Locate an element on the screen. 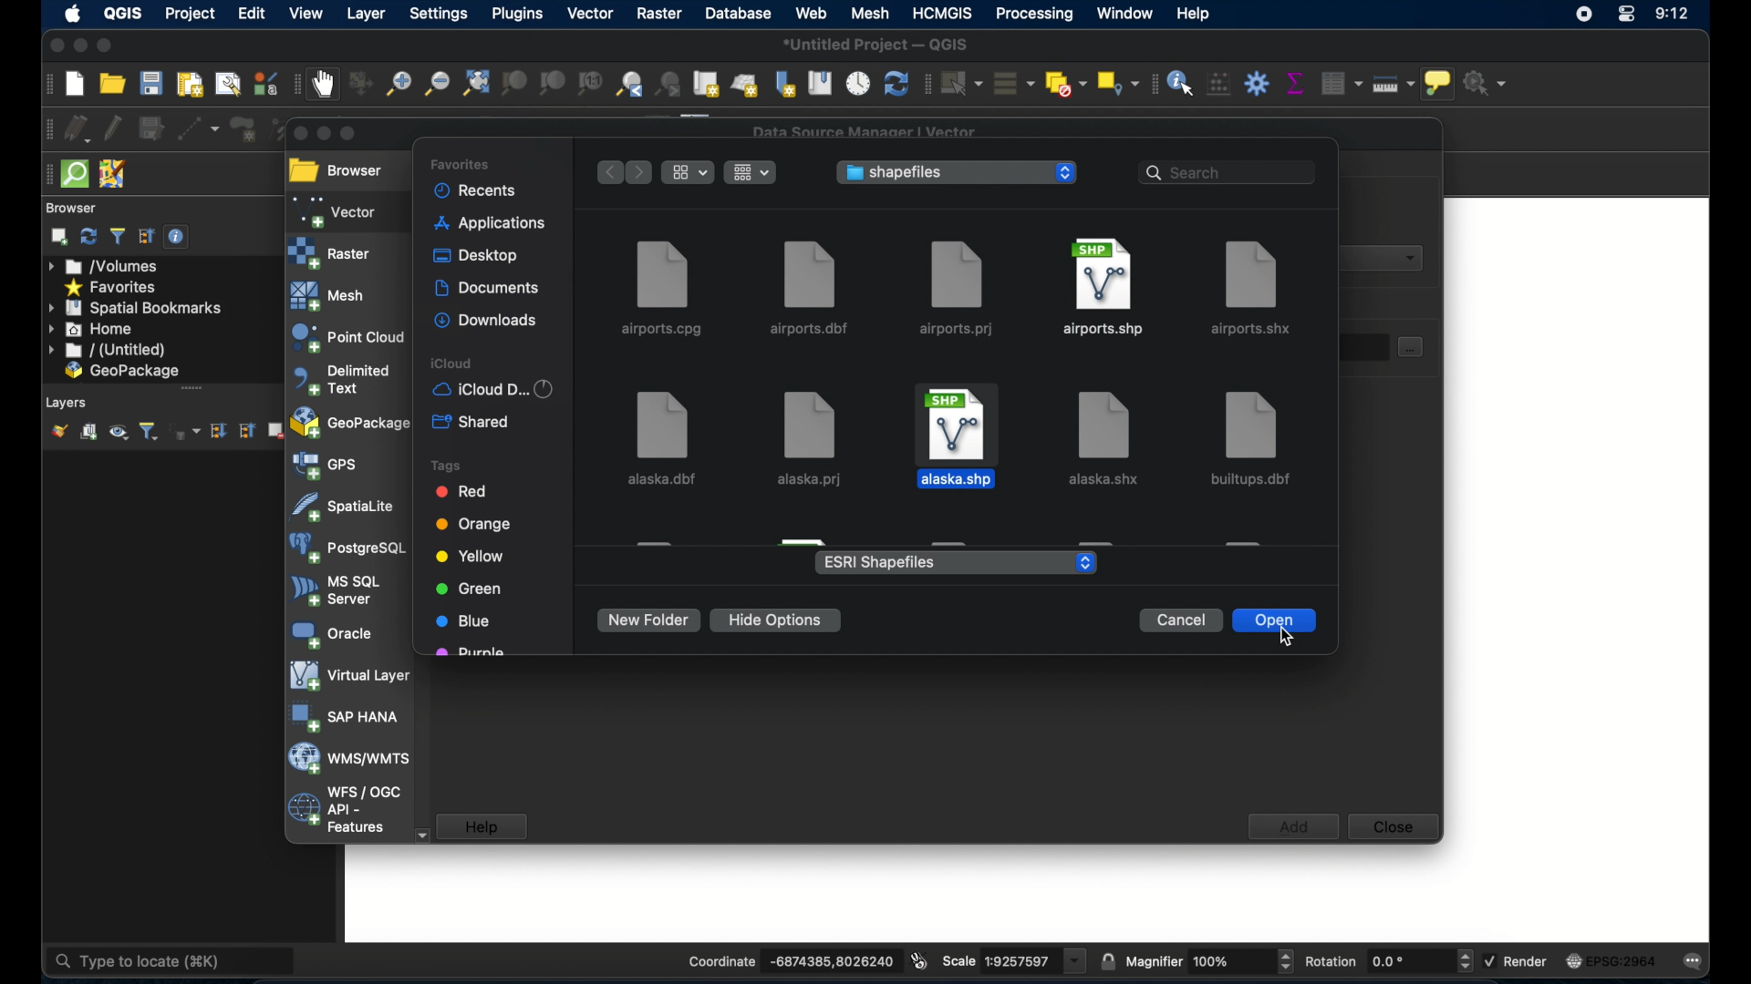 This screenshot has width=1751, height=984. raster is located at coordinates (331, 252).